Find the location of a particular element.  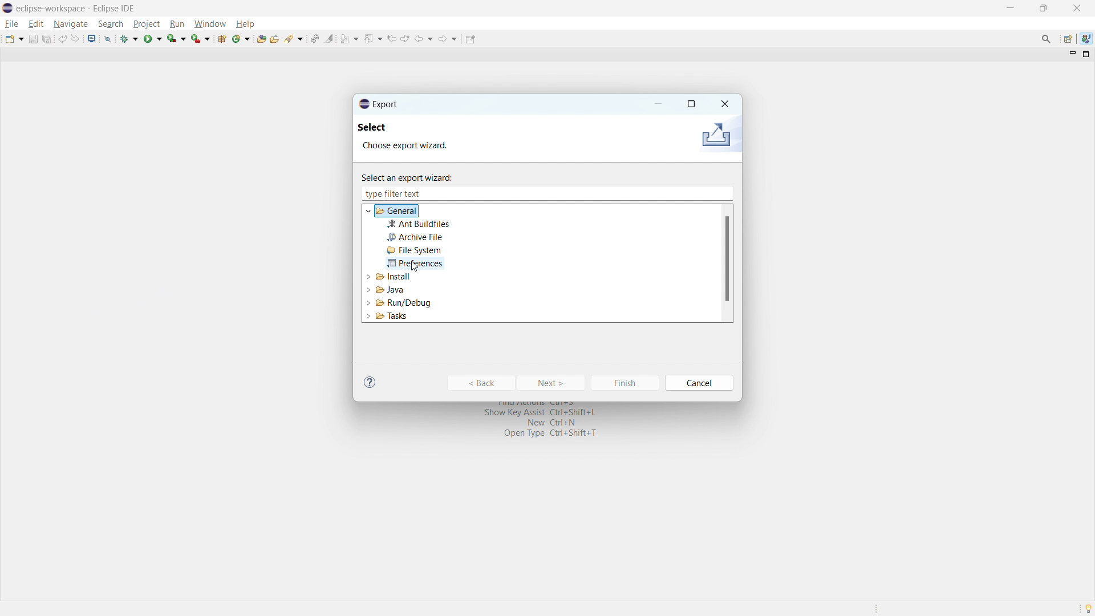

open type is located at coordinates (261, 38).